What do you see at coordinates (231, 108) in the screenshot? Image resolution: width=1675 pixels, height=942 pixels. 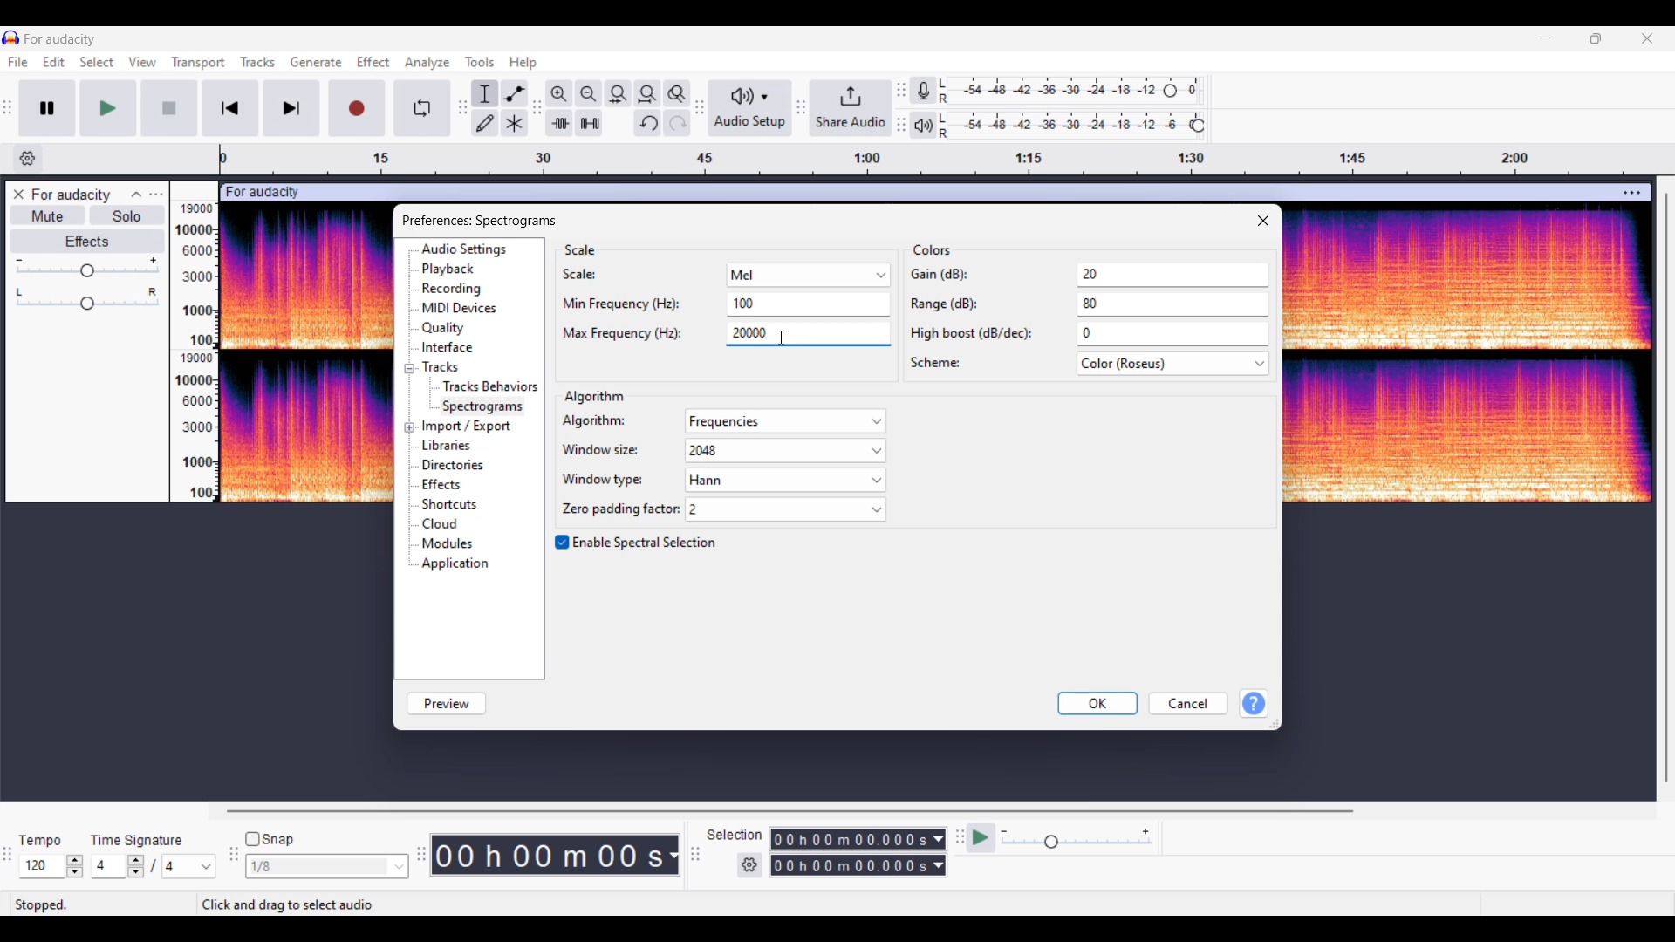 I see `Skip/Select to start` at bounding box center [231, 108].